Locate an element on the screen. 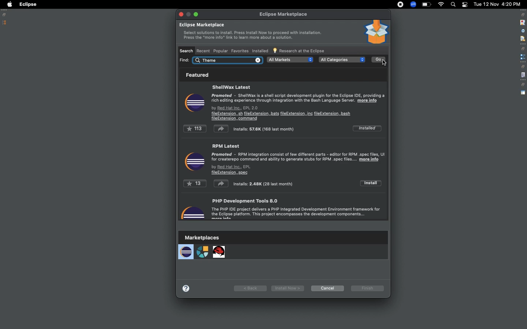  attribute is located at coordinates (522, 31).